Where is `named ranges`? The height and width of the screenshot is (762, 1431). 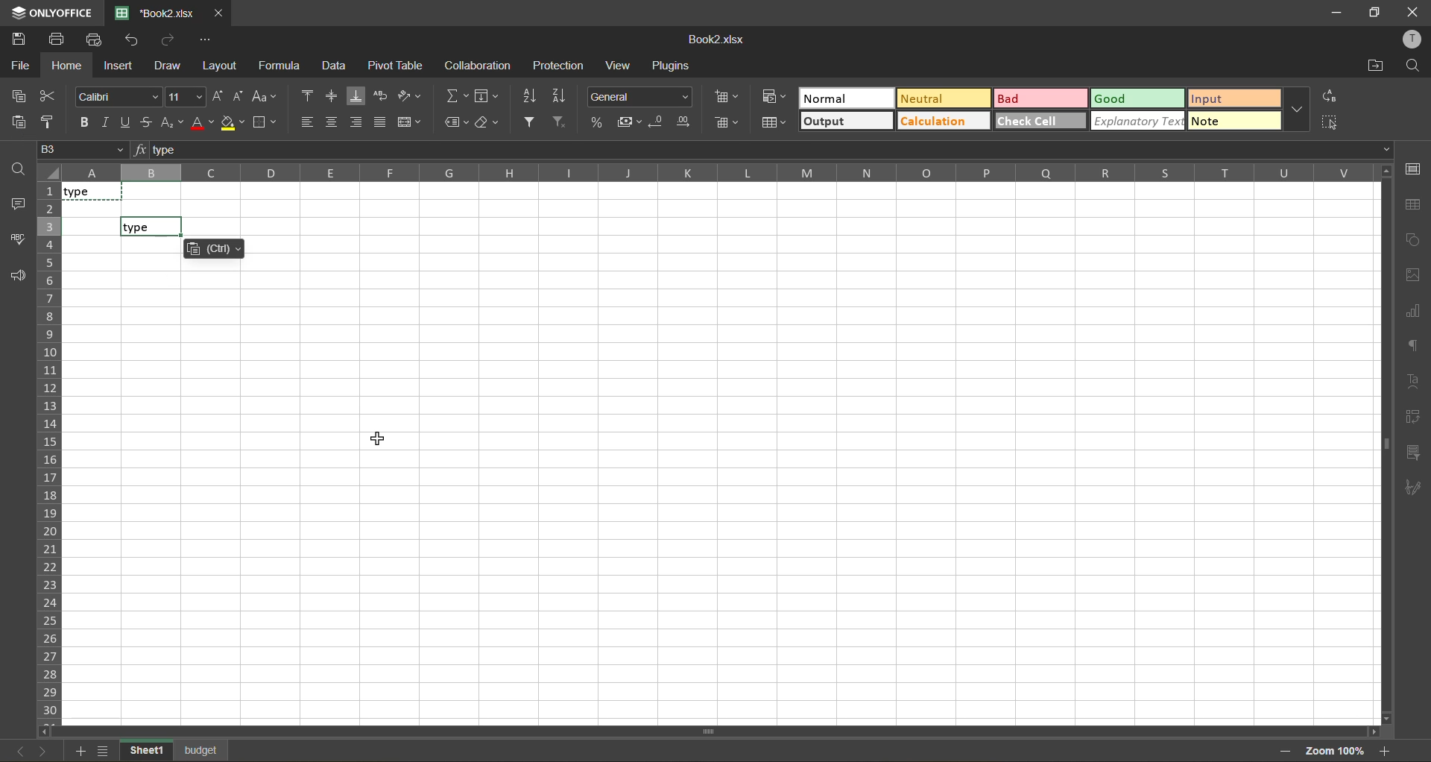
named ranges is located at coordinates (452, 120).